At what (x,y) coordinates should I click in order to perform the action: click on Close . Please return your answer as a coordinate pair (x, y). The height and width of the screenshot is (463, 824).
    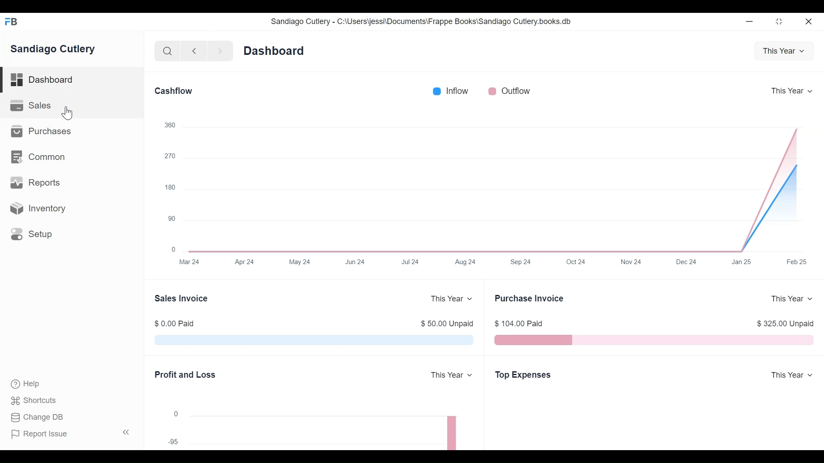
    Looking at the image, I should click on (809, 21).